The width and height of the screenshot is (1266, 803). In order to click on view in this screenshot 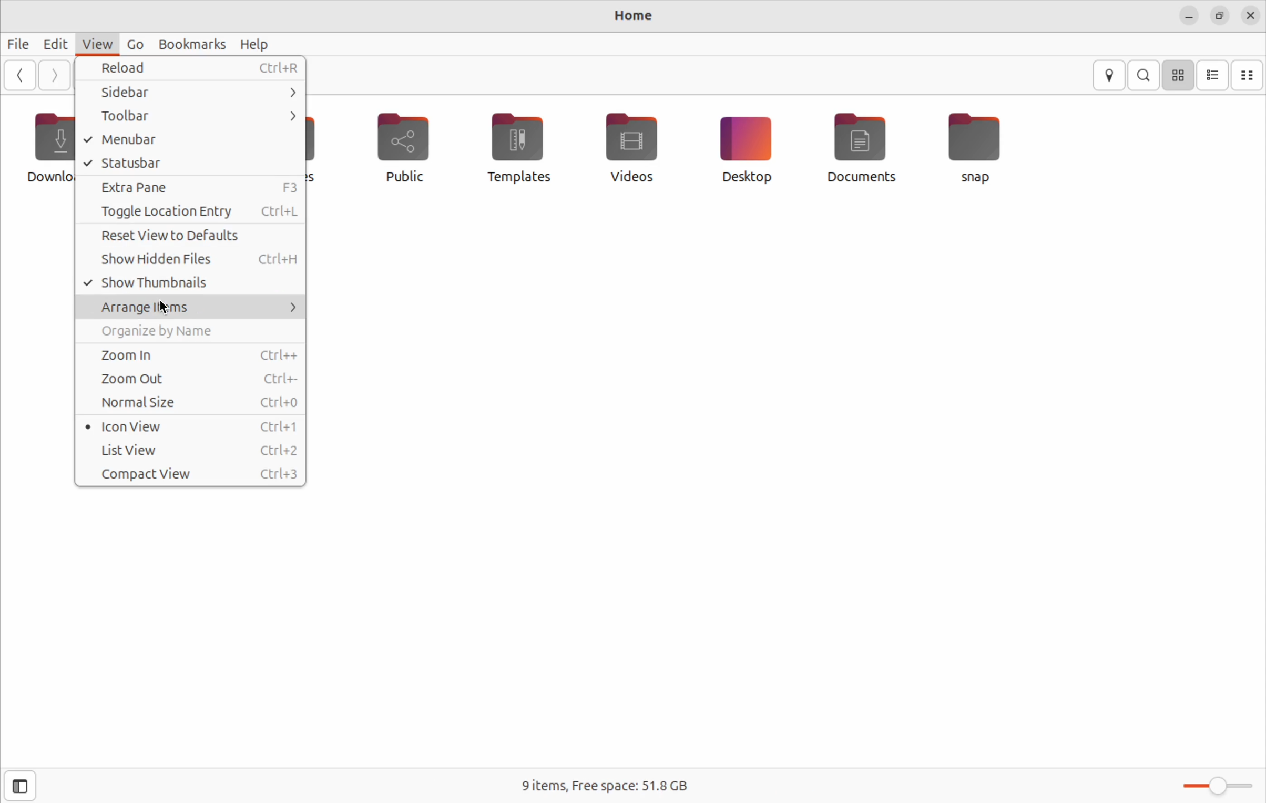, I will do `click(94, 44)`.